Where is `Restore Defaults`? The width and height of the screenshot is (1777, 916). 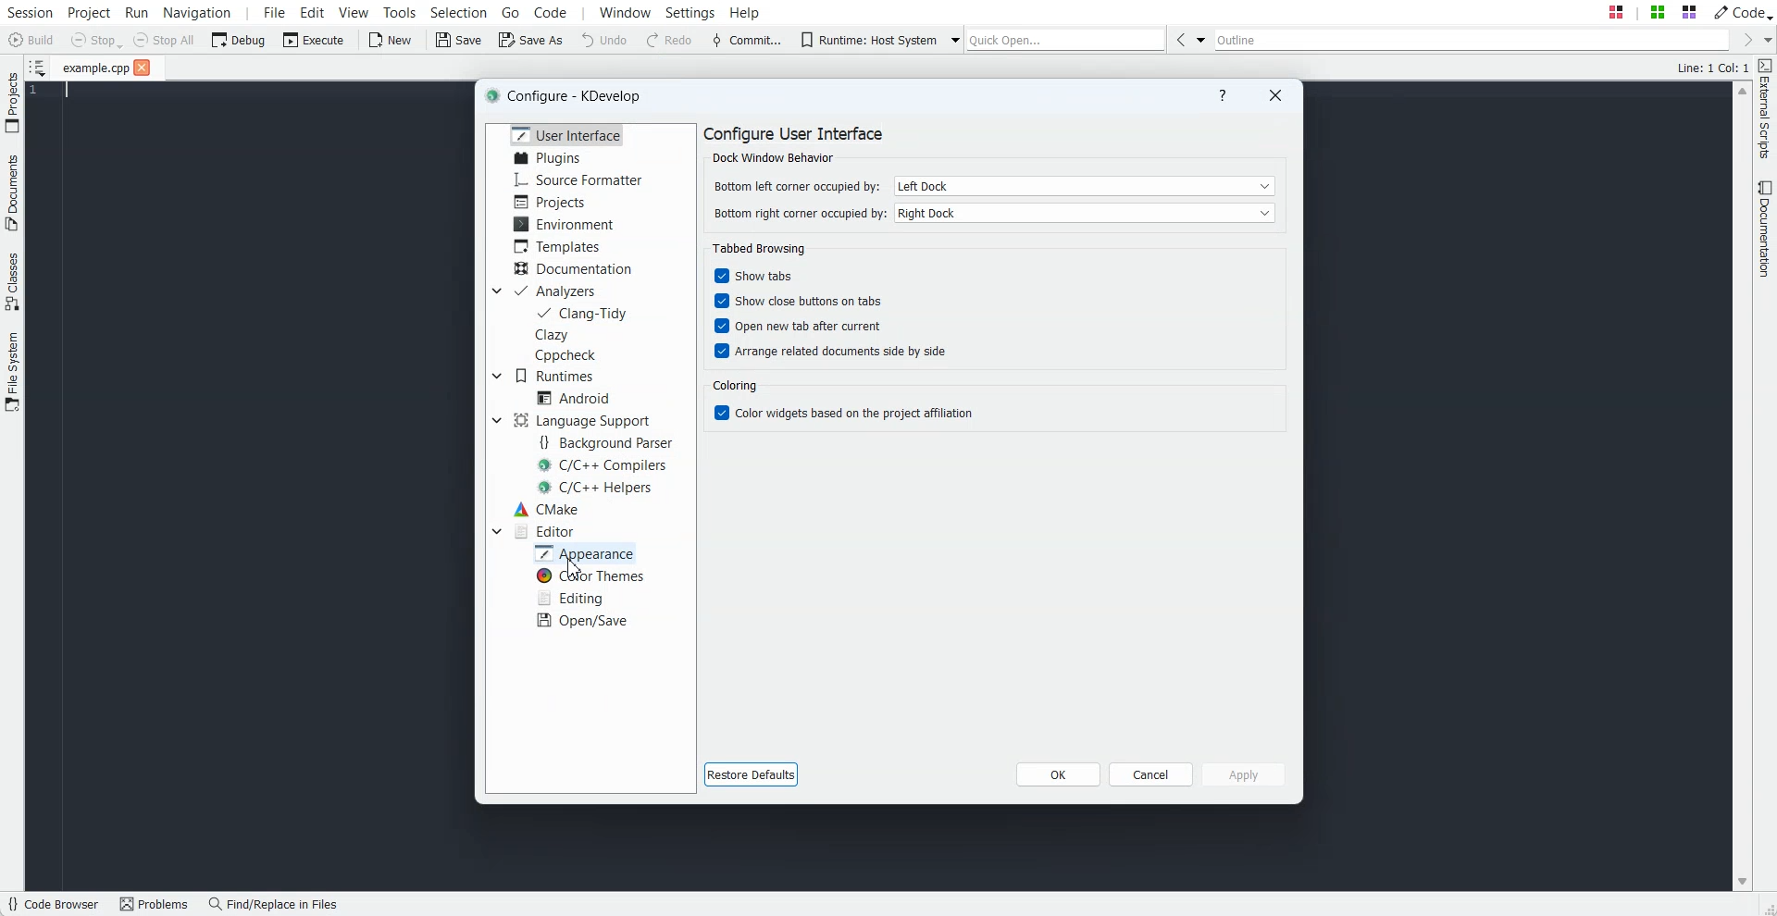 Restore Defaults is located at coordinates (752, 774).